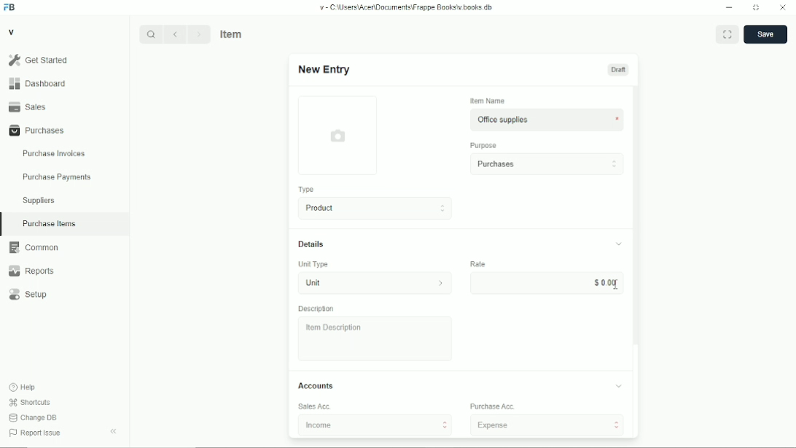 Image resolution: width=796 pixels, height=448 pixels. What do you see at coordinates (375, 339) in the screenshot?
I see `item description` at bounding box center [375, 339].